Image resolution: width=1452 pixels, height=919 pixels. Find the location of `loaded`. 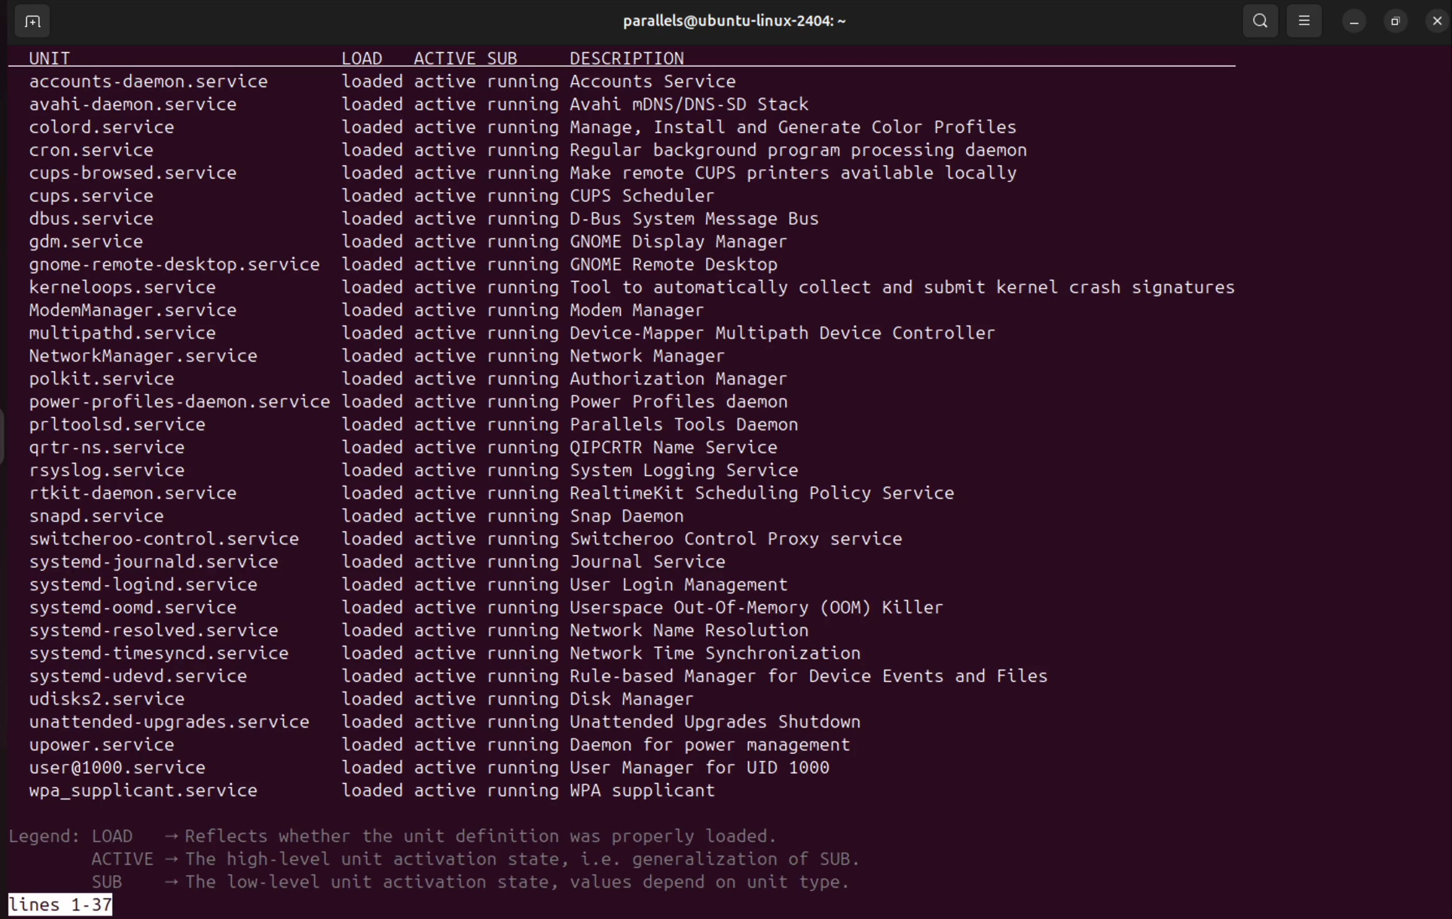

loaded is located at coordinates (373, 402).